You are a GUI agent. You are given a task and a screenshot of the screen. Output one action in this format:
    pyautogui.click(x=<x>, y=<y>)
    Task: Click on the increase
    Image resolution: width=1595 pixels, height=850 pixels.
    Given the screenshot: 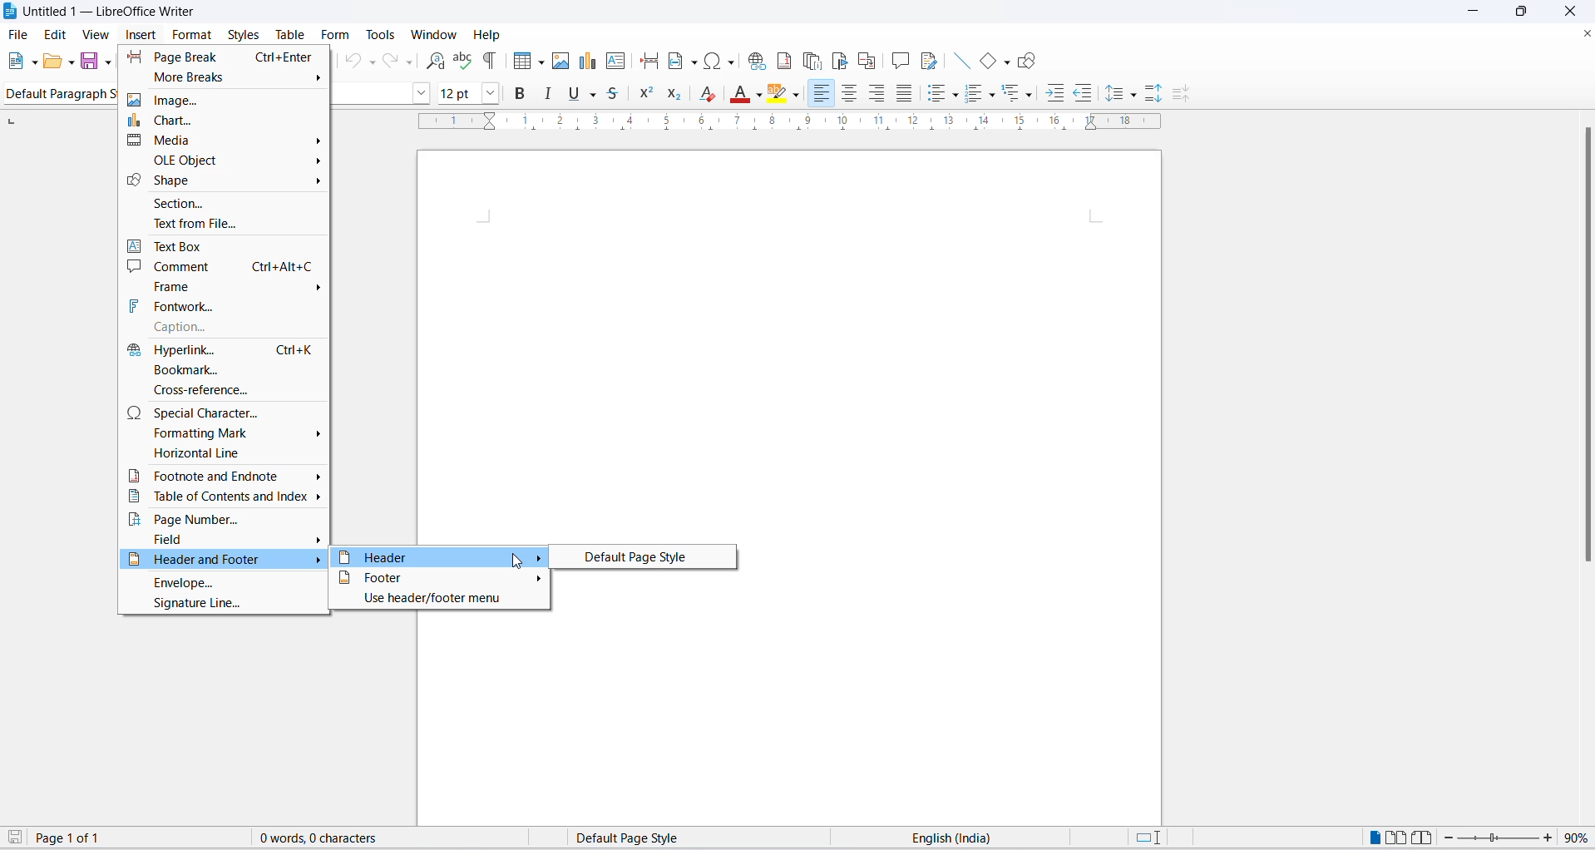 What is the action you would take?
    pyautogui.click(x=1550, y=838)
    